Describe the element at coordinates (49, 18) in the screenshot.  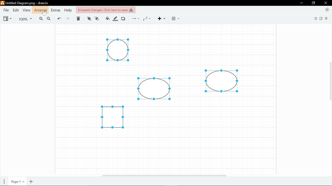
I see `Zoom out` at that location.